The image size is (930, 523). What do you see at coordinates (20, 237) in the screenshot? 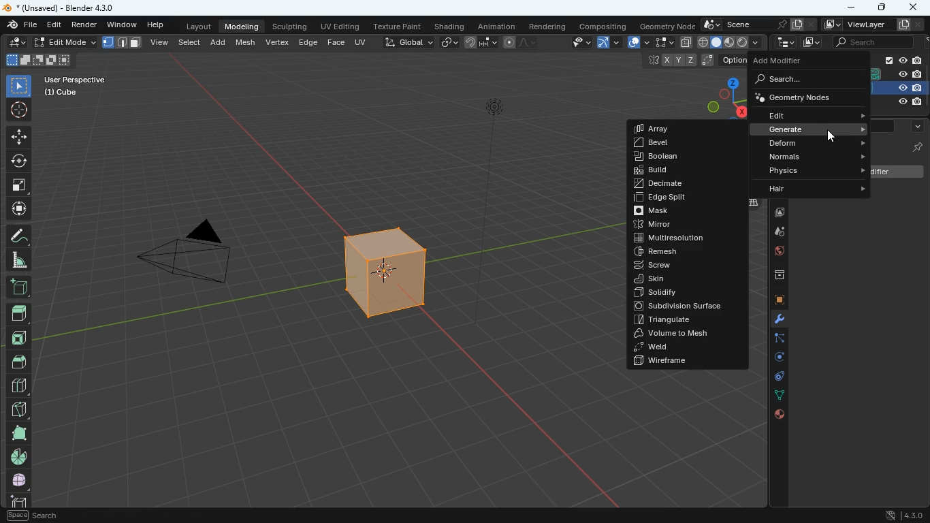
I see `draw` at bounding box center [20, 237].